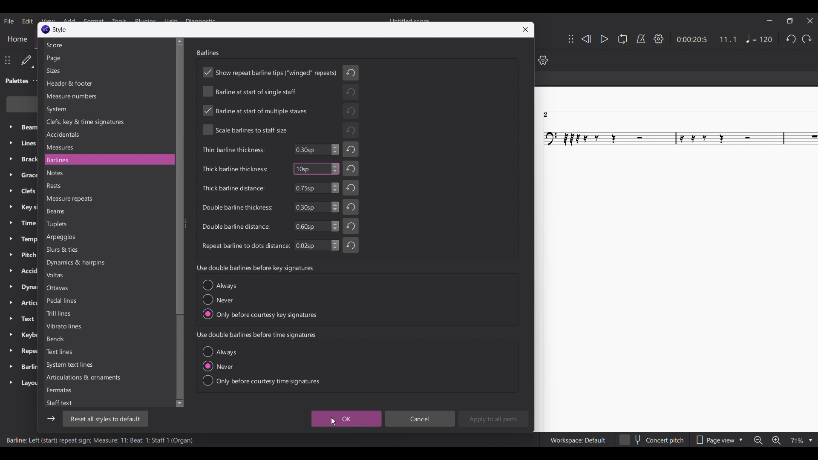 The height and width of the screenshot is (460, 818). I want to click on Palette settings, so click(37, 80).